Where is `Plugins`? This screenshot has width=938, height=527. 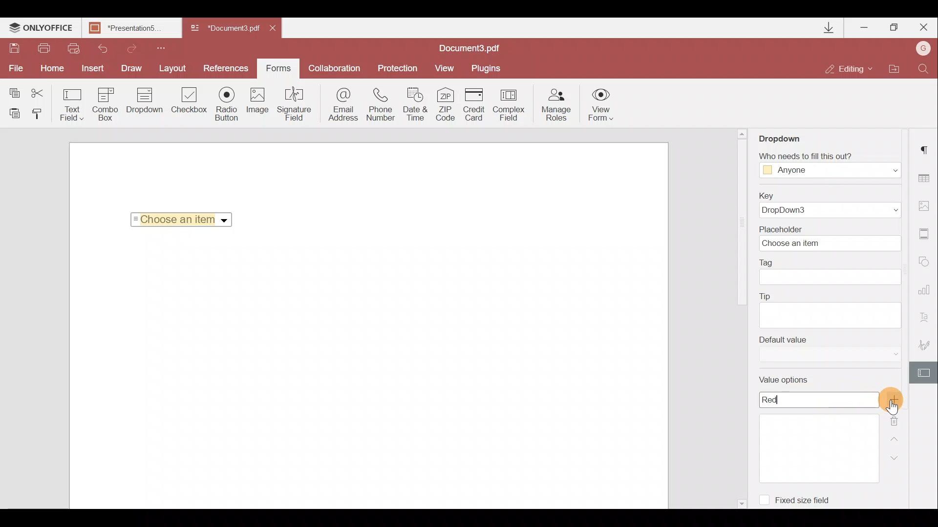 Plugins is located at coordinates (487, 69).